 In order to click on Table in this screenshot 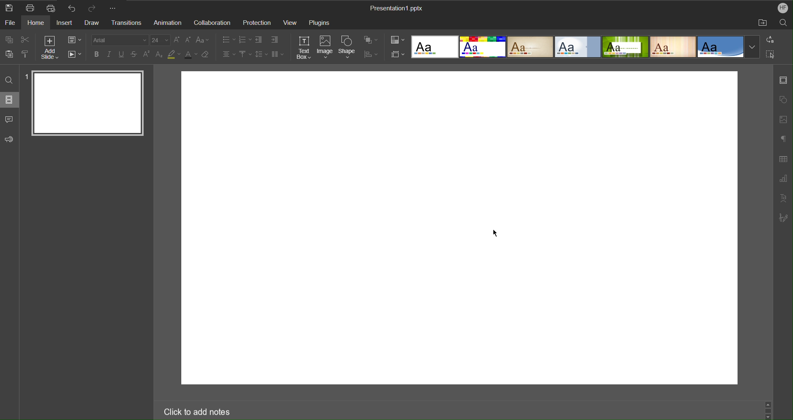, I will do `click(783, 159)`.